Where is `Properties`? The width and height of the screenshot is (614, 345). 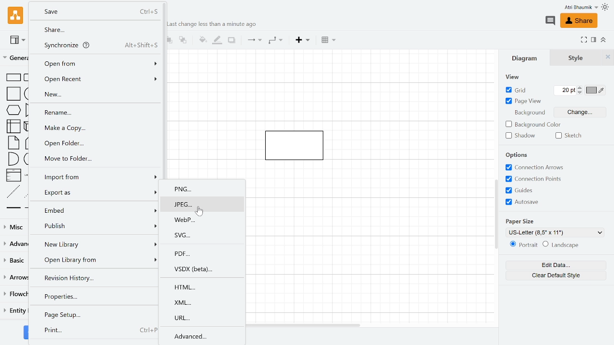 Properties is located at coordinates (96, 296).